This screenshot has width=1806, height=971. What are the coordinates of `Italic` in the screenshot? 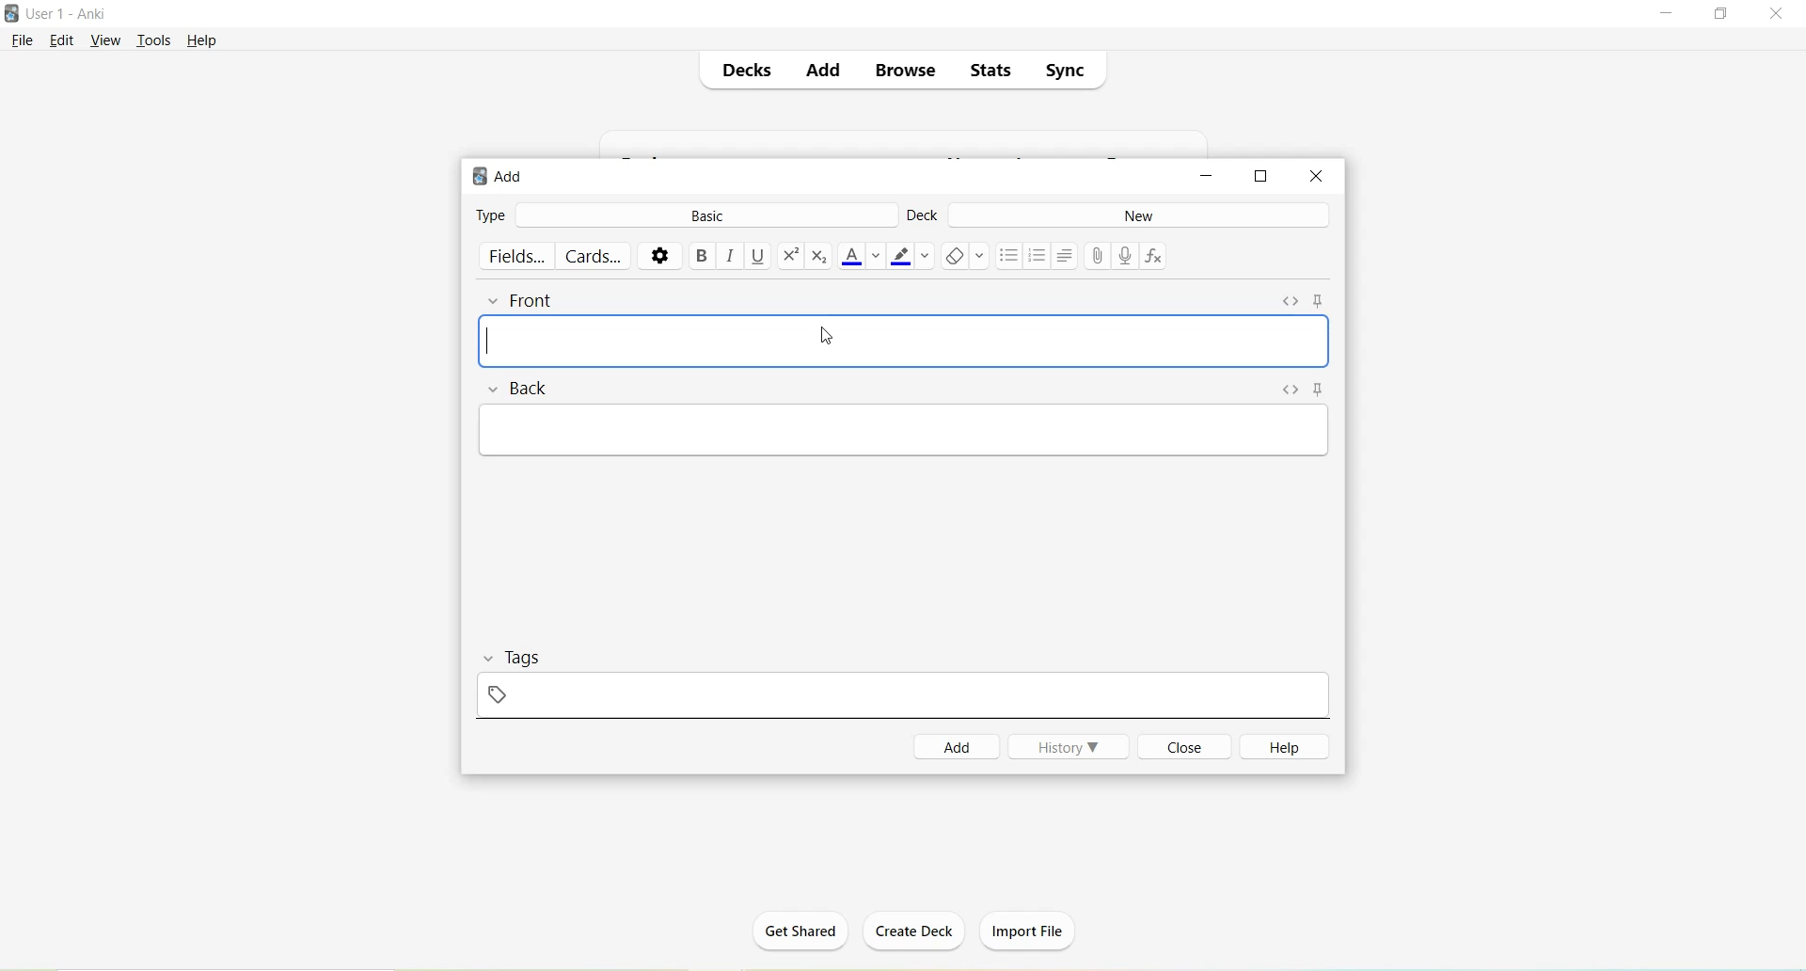 It's located at (731, 255).